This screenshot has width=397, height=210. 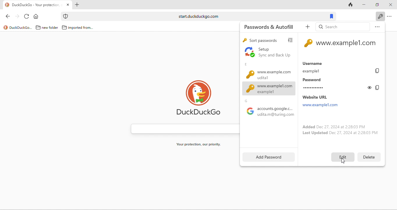 I want to click on minimize, so click(x=363, y=4).